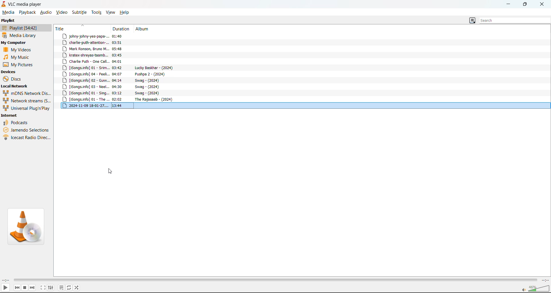  I want to click on loop, so click(68, 288).